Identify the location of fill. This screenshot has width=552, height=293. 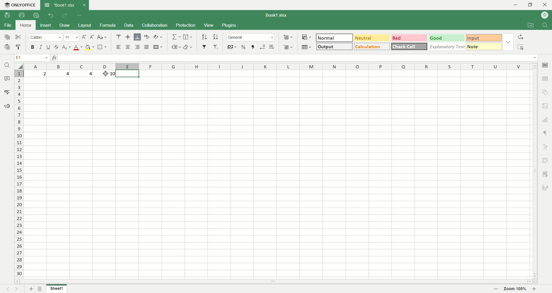
(189, 37).